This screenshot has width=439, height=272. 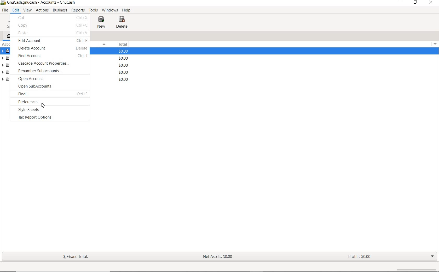 What do you see at coordinates (111, 65) in the screenshot?
I see `INCOME` at bounding box center [111, 65].